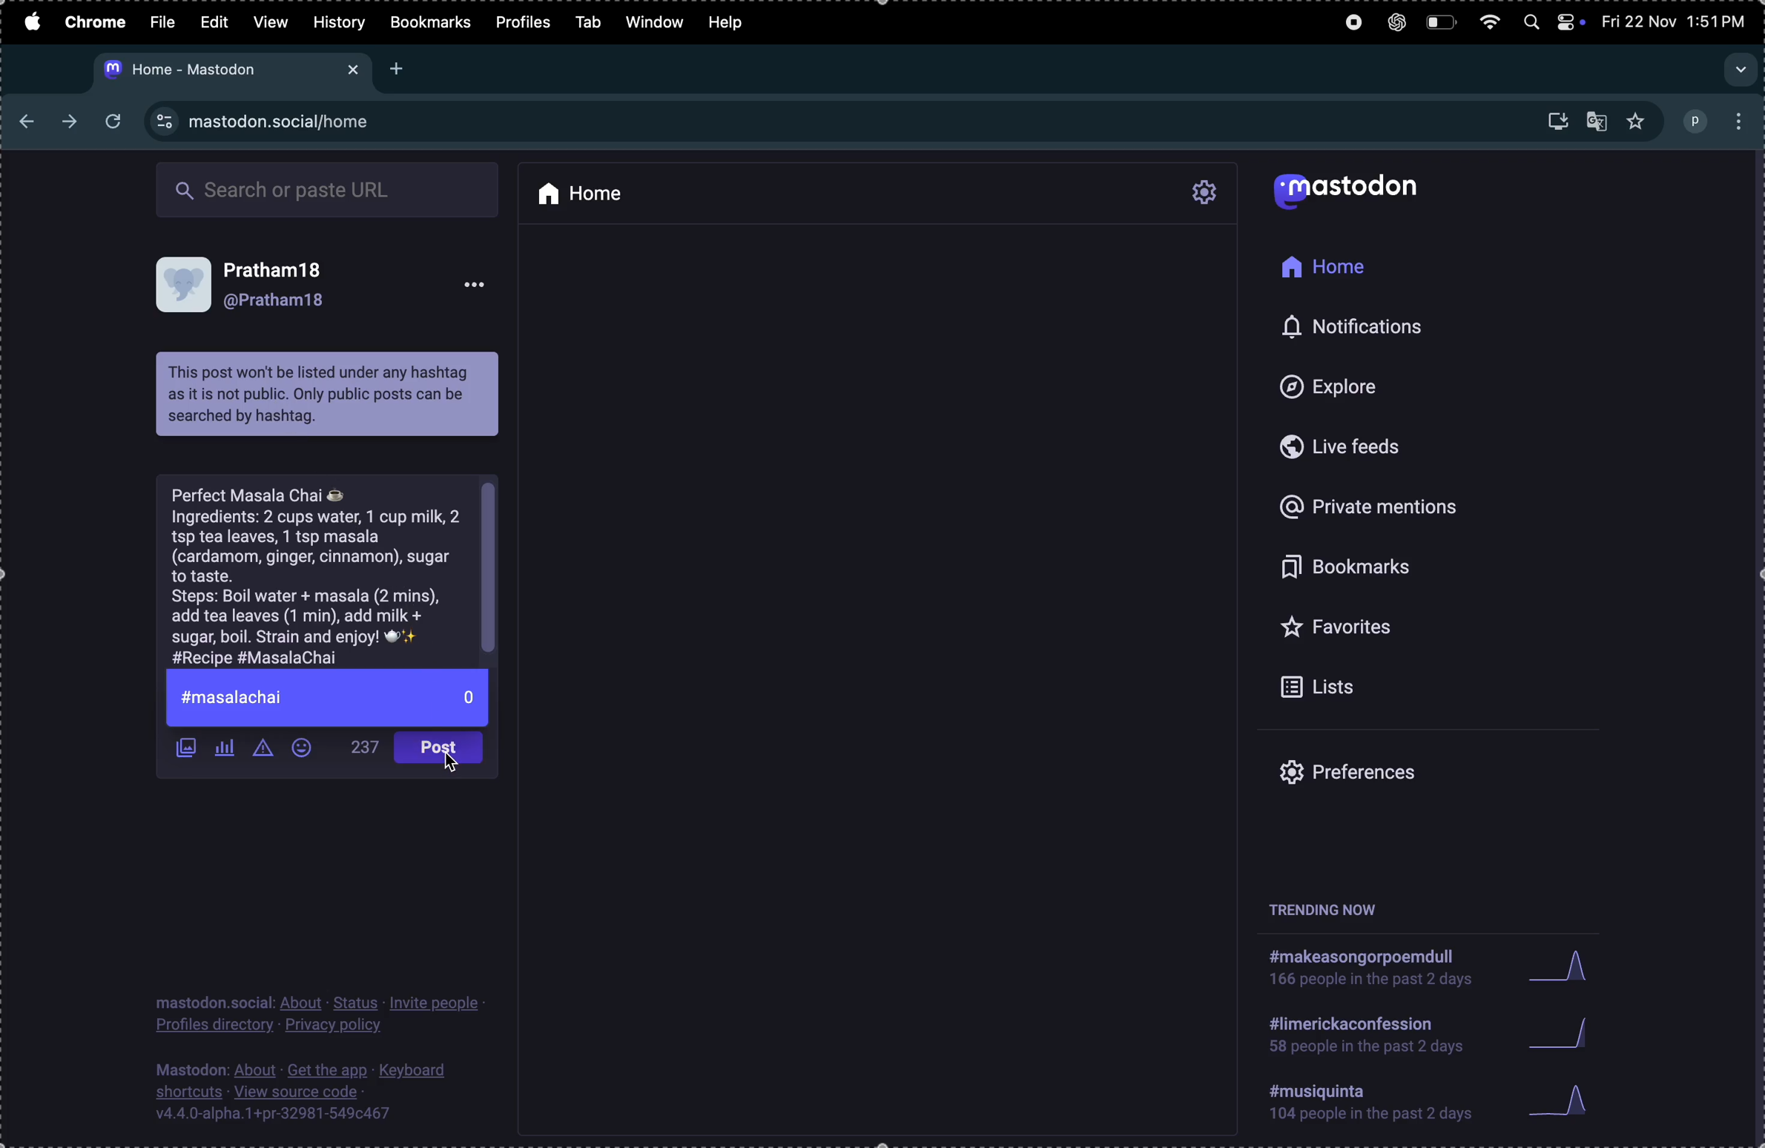 The width and height of the screenshot is (1765, 1148). I want to click on add image, so click(181, 746).